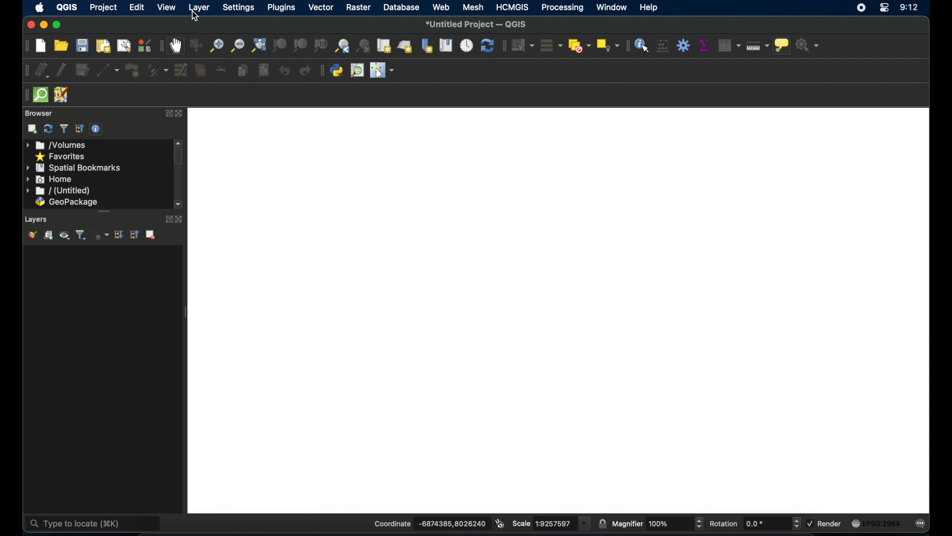 The image size is (952, 536). I want to click on filter legend by expression, so click(103, 236).